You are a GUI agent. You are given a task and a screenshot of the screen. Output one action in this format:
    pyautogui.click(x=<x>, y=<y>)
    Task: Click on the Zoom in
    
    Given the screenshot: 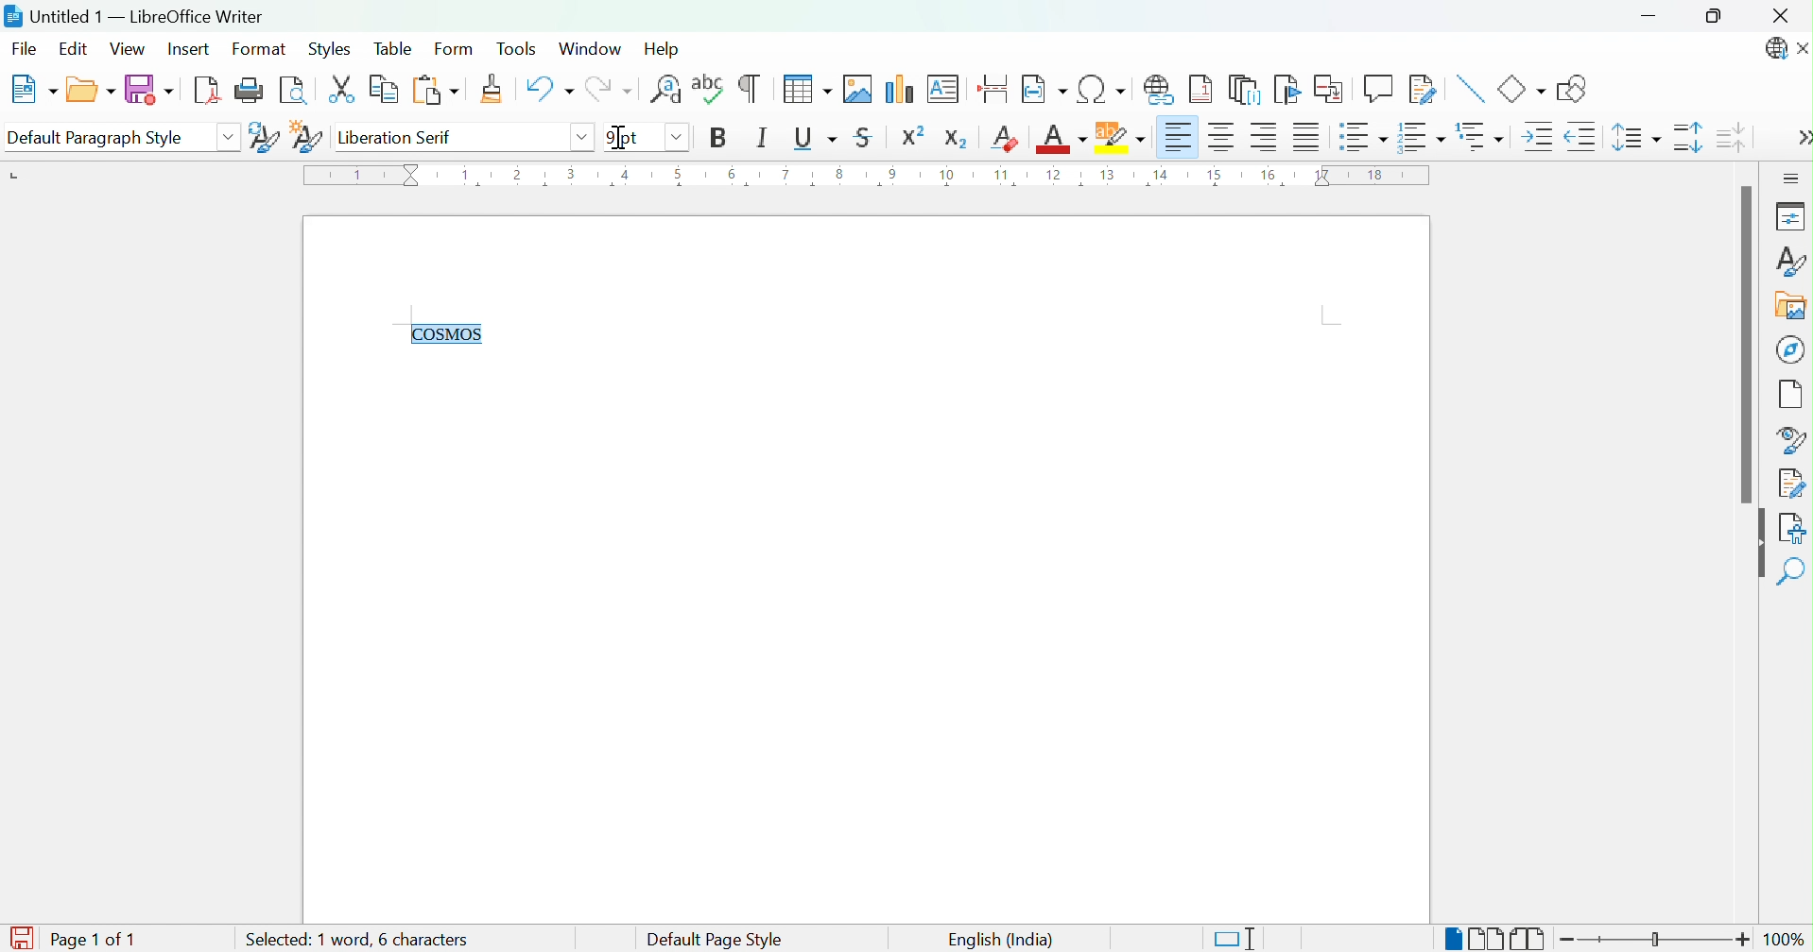 What is the action you would take?
    pyautogui.click(x=1744, y=939)
    